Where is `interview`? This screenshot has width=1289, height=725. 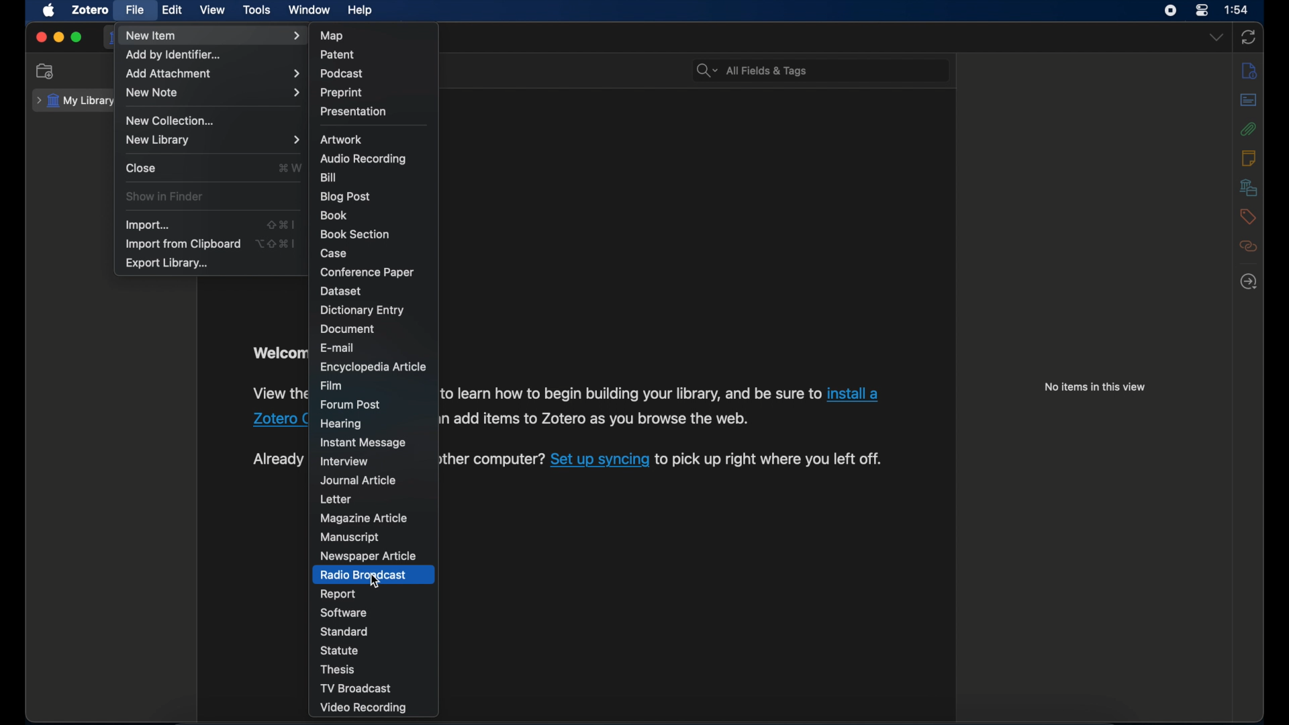 interview is located at coordinates (344, 462).